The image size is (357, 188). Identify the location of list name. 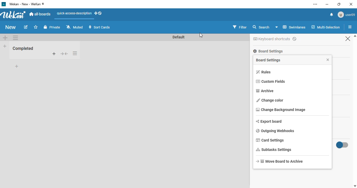
(24, 48).